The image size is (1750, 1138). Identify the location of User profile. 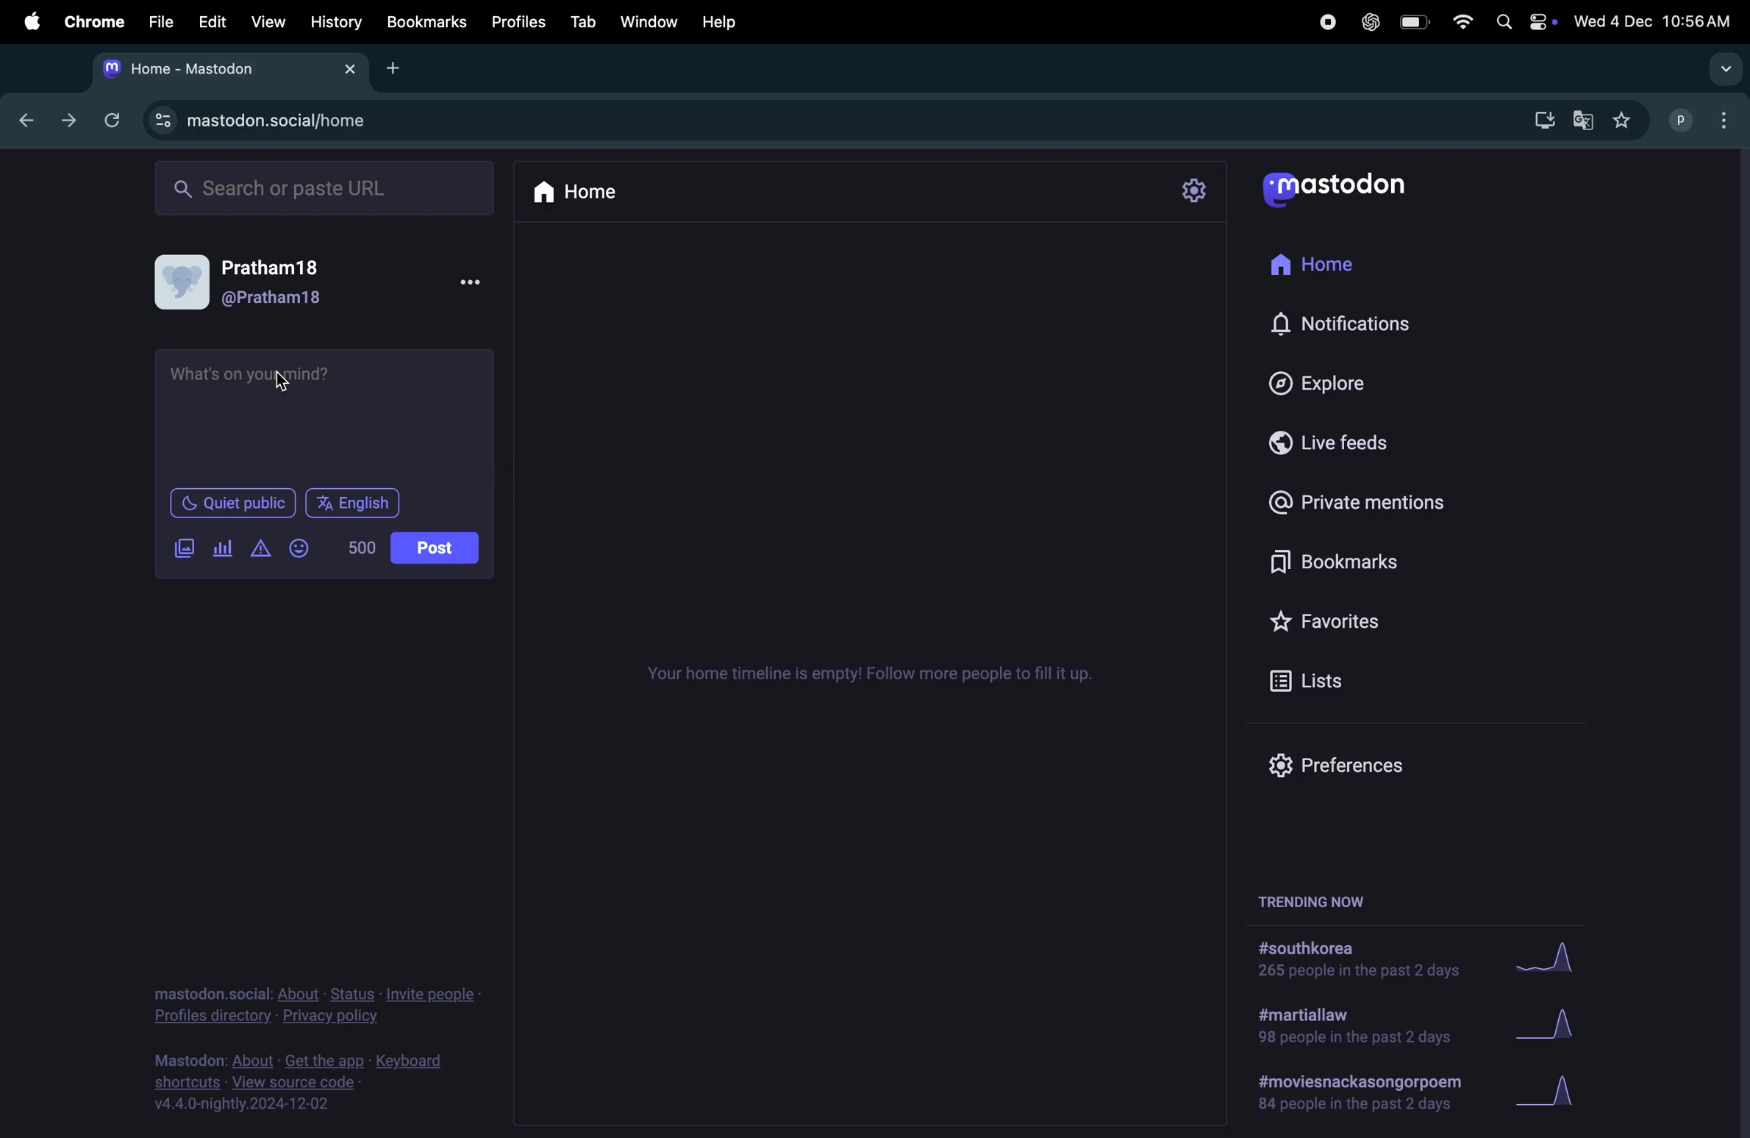
(257, 283).